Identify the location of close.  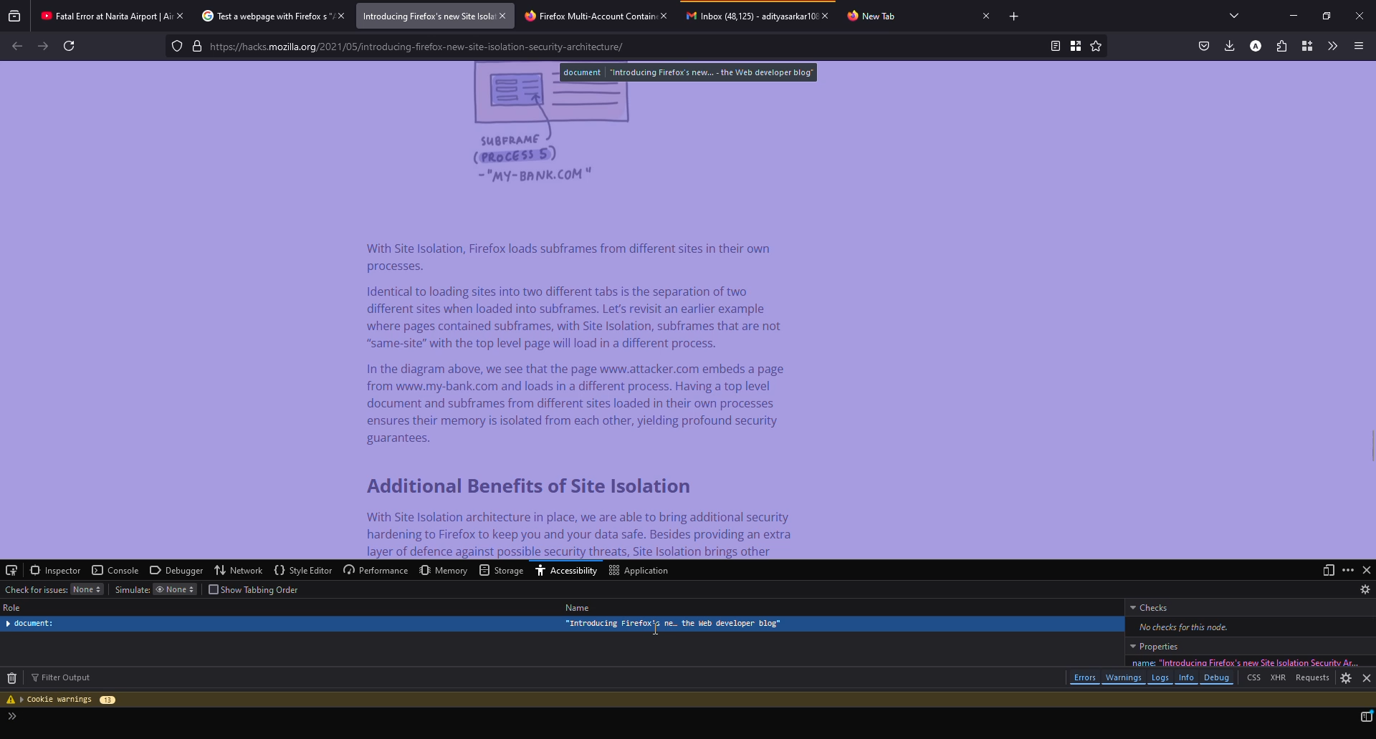
(177, 15).